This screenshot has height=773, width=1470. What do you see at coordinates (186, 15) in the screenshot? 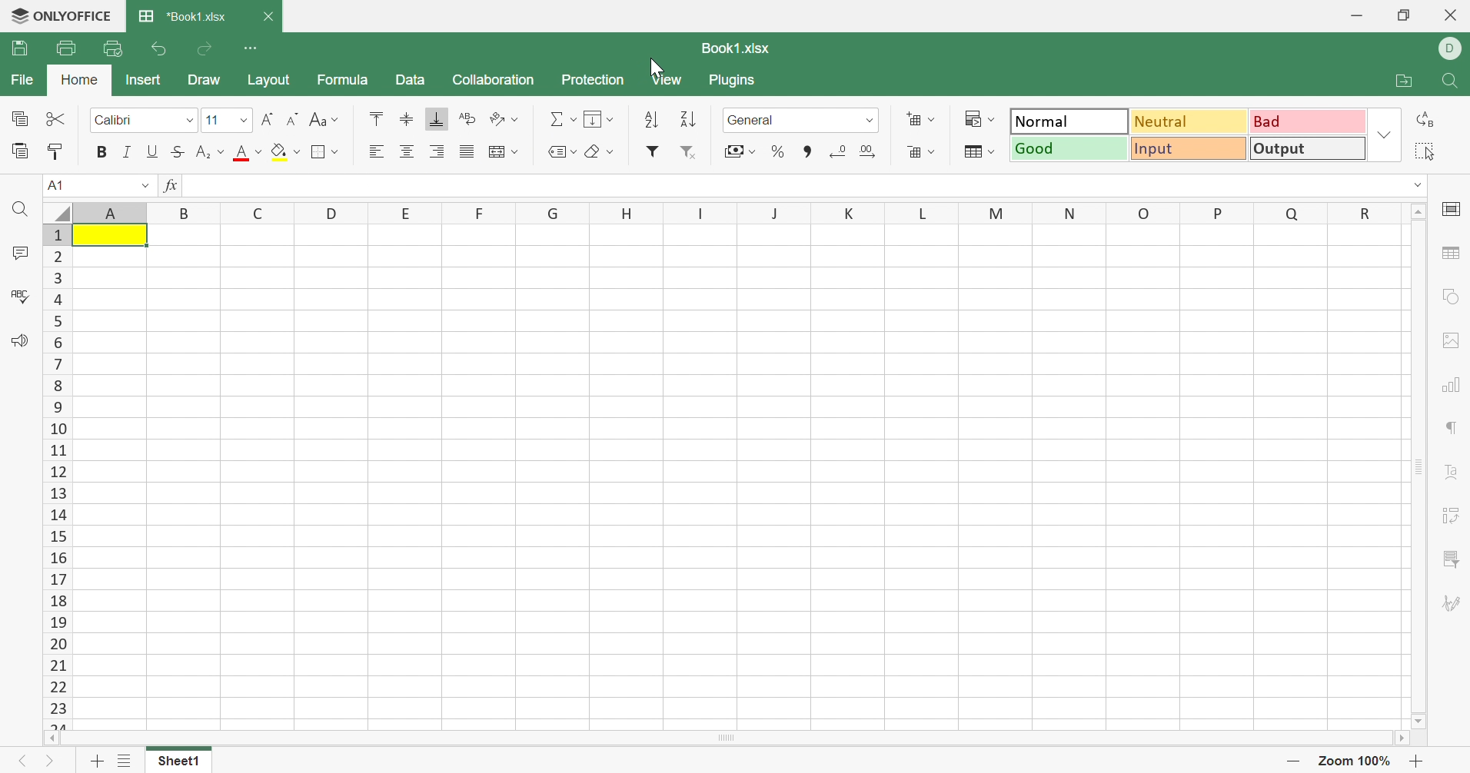
I see `*Book1.xlsx` at bounding box center [186, 15].